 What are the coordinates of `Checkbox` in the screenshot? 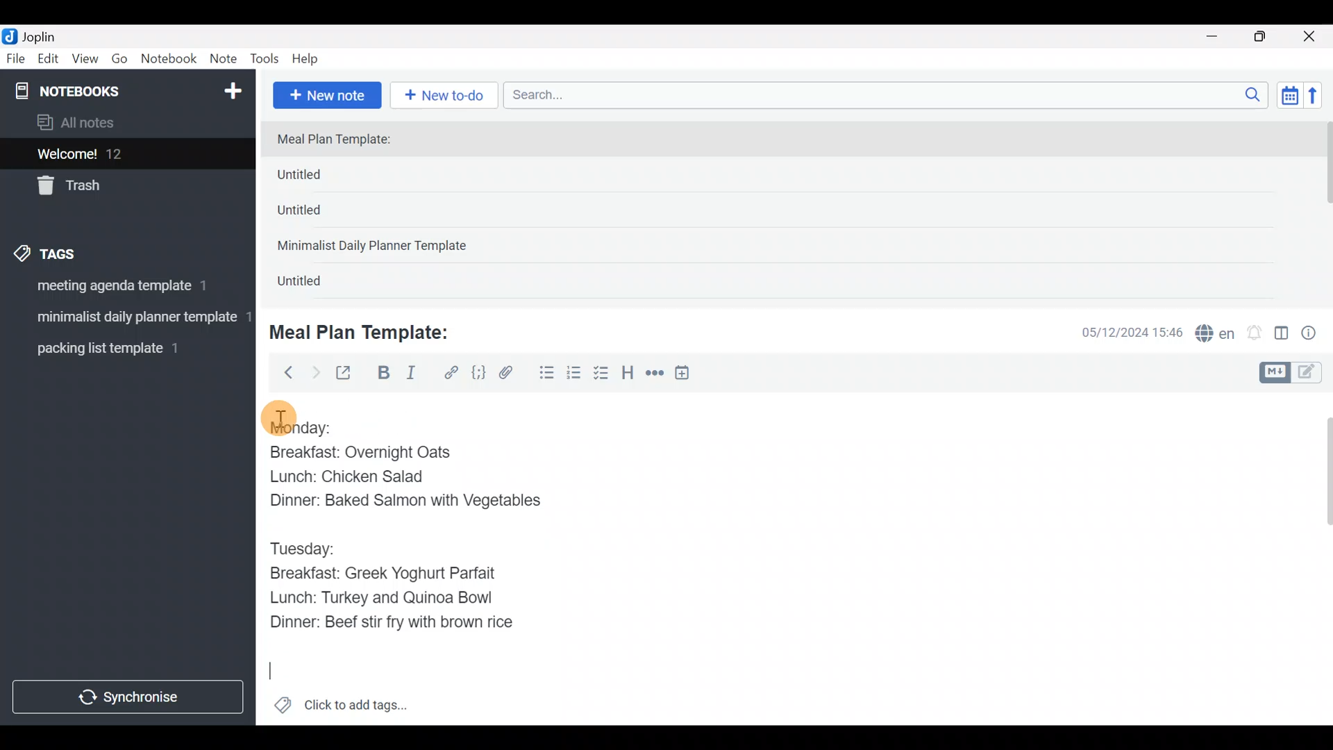 It's located at (603, 374).